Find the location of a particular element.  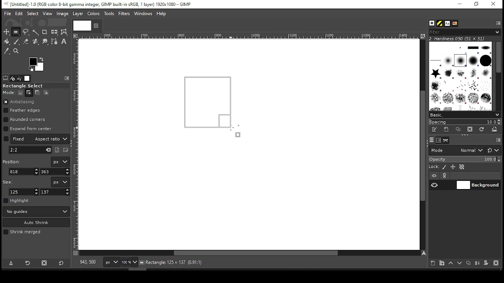

refresh brushes is located at coordinates (481, 130).